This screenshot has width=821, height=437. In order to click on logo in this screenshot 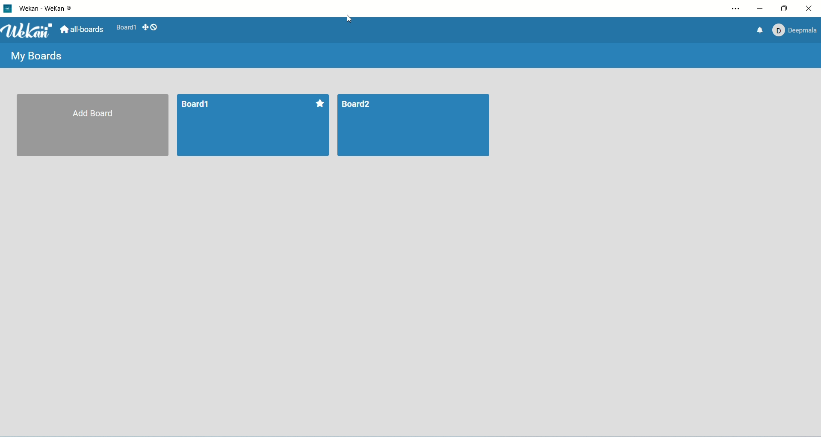, I will do `click(8, 8)`.